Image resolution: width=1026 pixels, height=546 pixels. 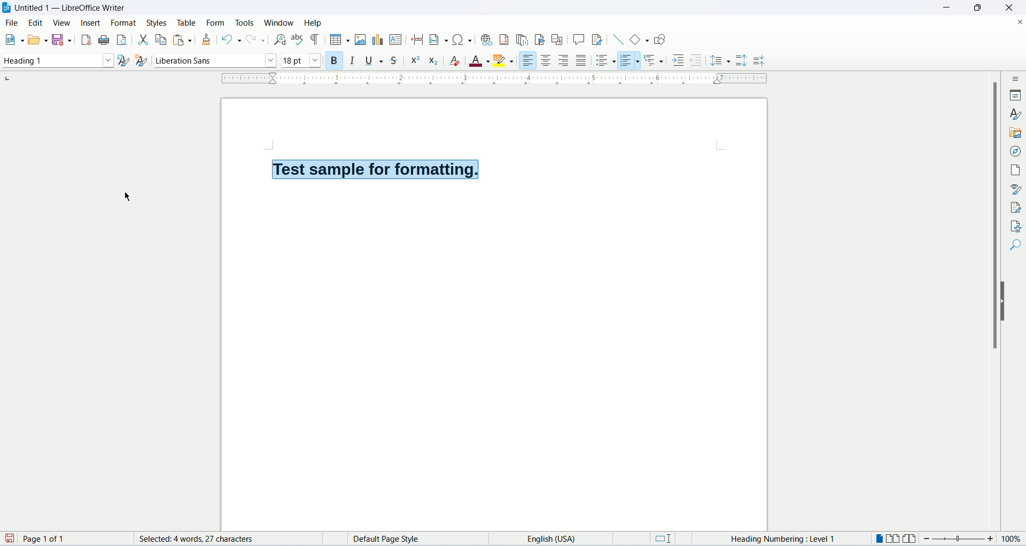 I want to click on default page style, so click(x=395, y=539).